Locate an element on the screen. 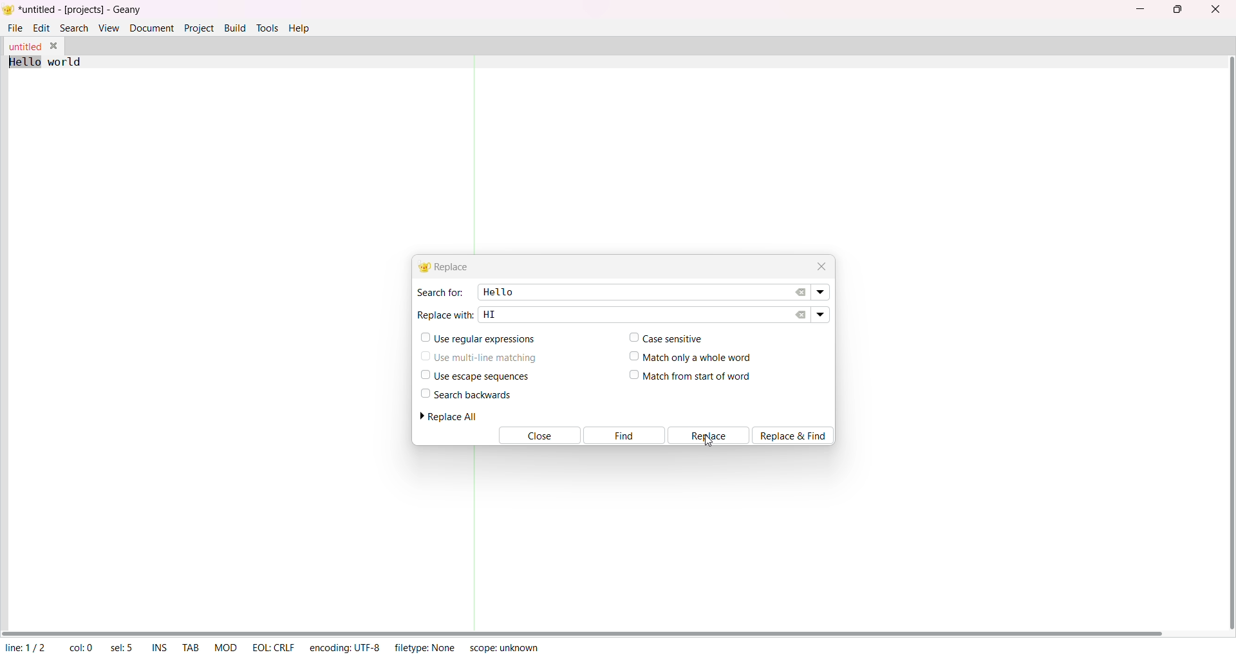 Image resolution: width=1236 pixels, height=655 pixels. replace is located at coordinates (447, 267).